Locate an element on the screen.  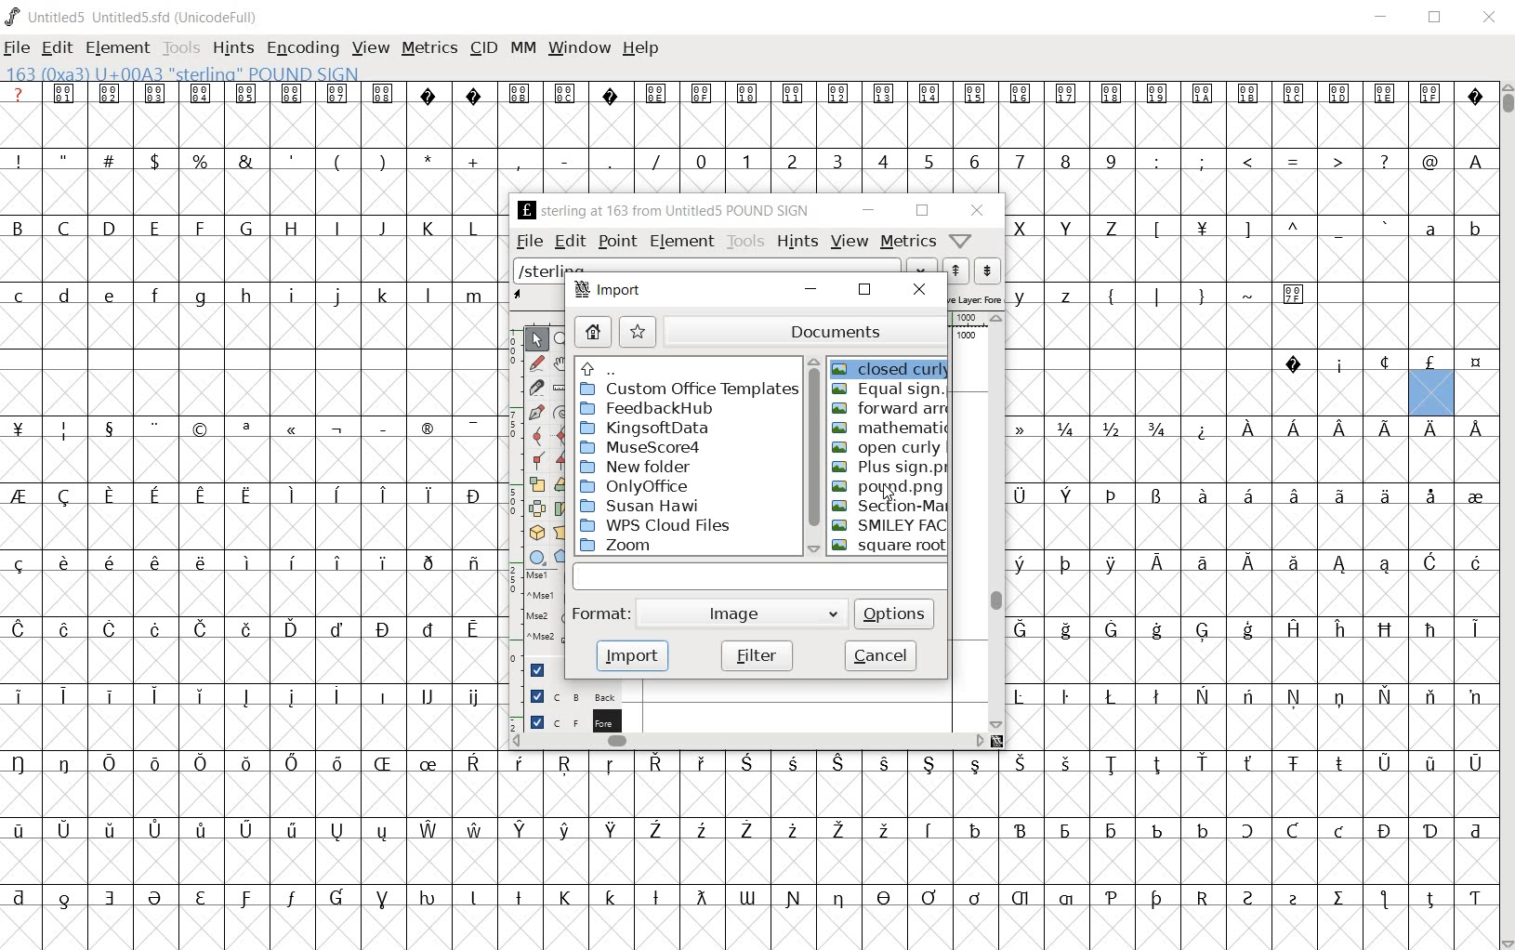
Symbol is located at coordinates (1111, 564).